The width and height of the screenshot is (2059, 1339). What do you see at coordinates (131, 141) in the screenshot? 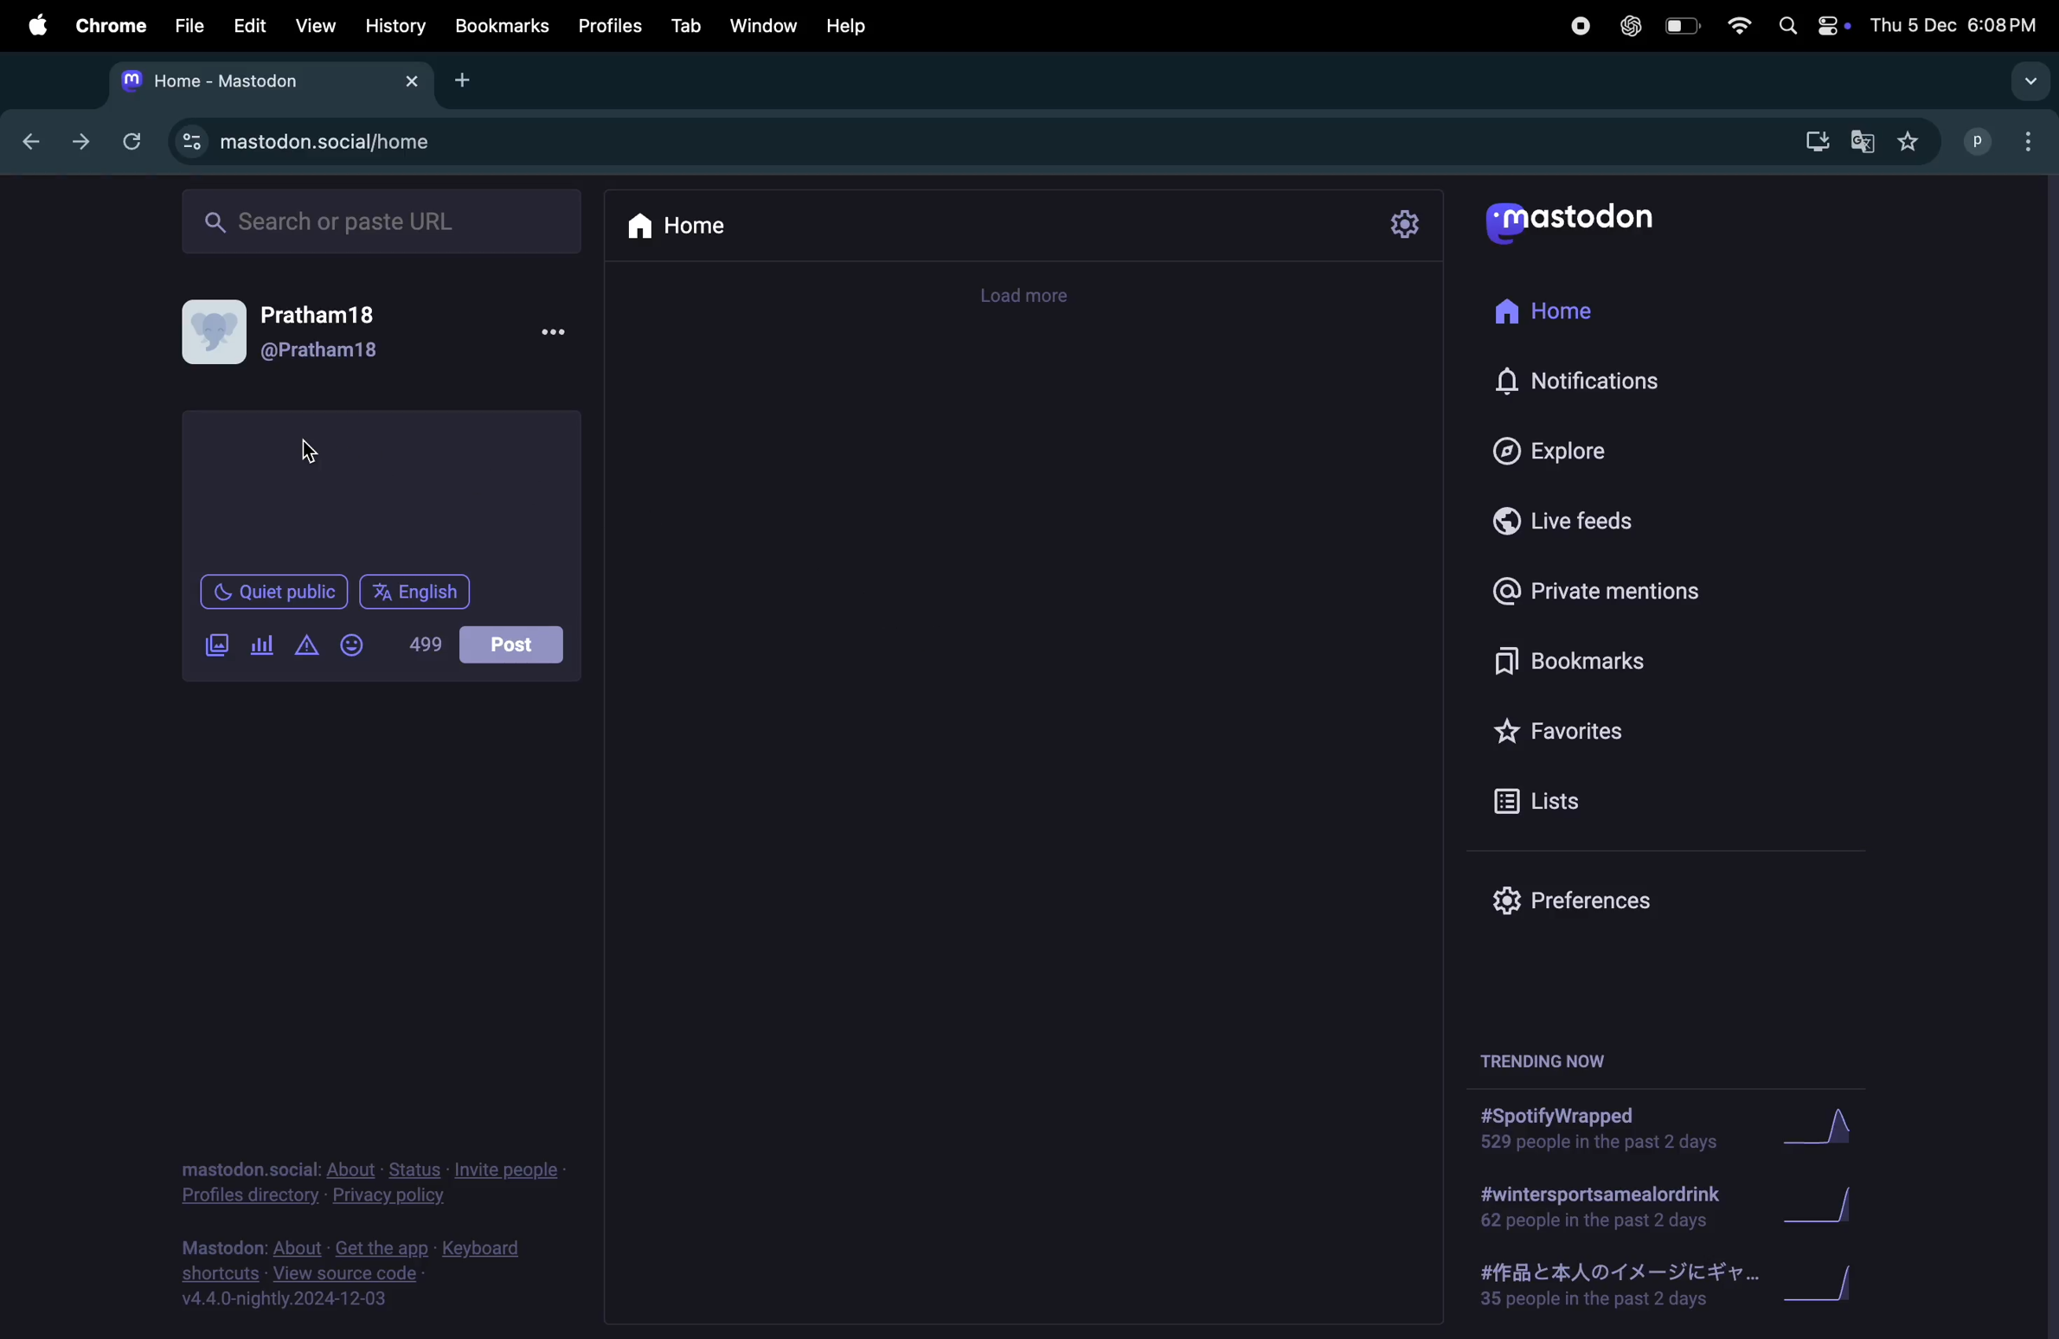
I see `refresh` at bounding box center [131, 141].